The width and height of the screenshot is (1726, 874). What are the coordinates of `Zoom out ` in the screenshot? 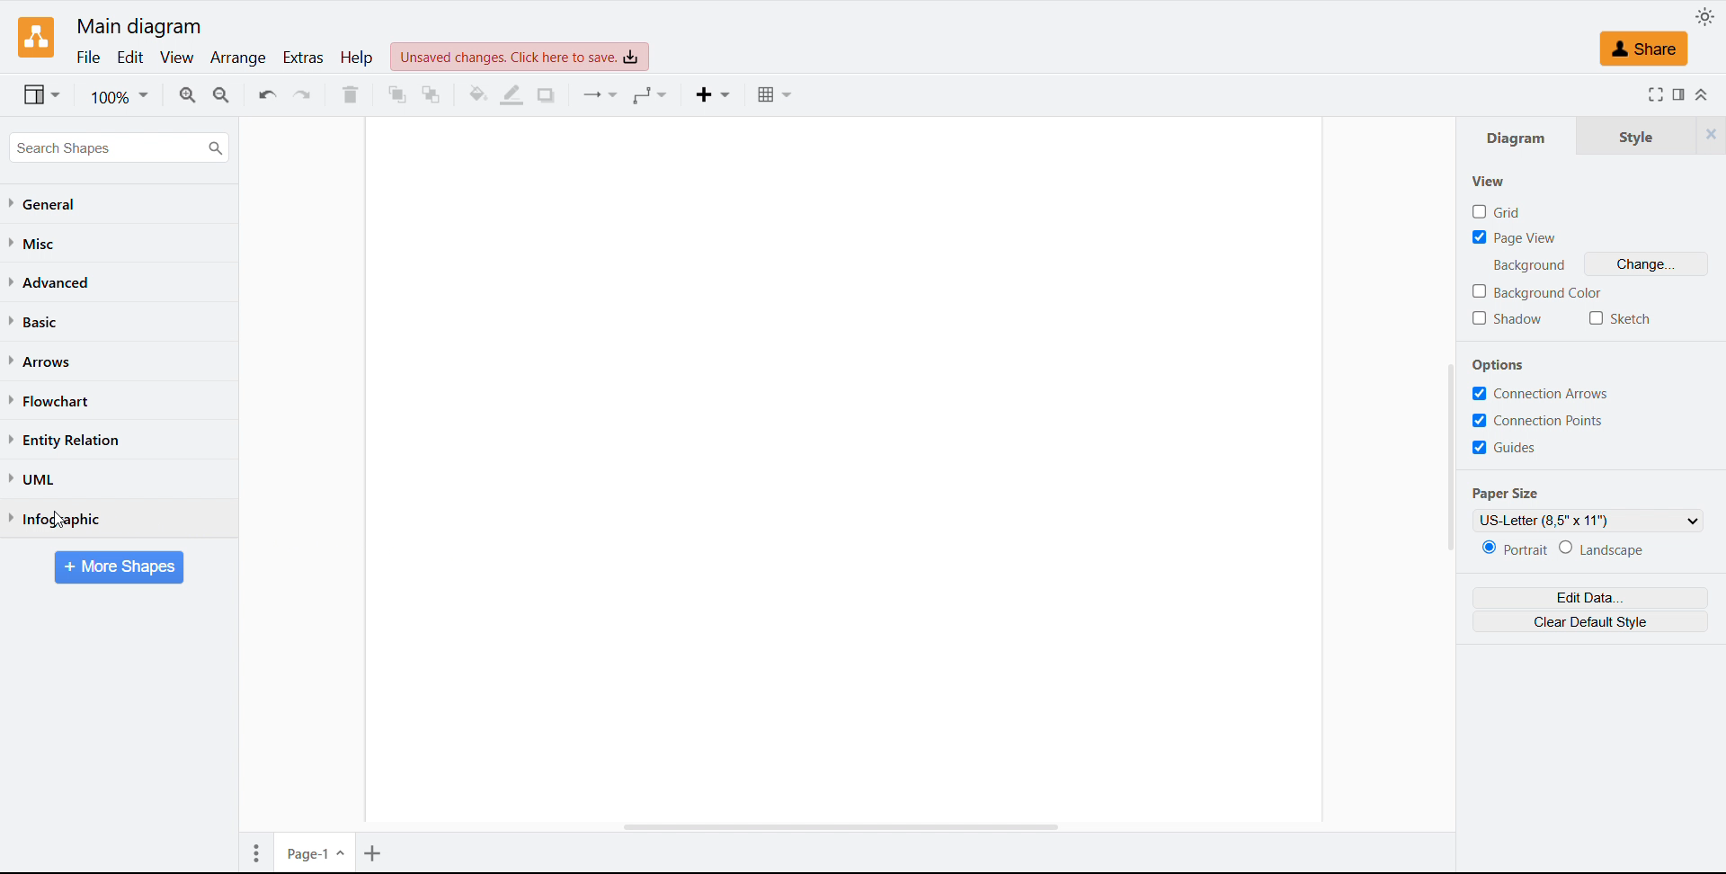 It's located at (224, 95).